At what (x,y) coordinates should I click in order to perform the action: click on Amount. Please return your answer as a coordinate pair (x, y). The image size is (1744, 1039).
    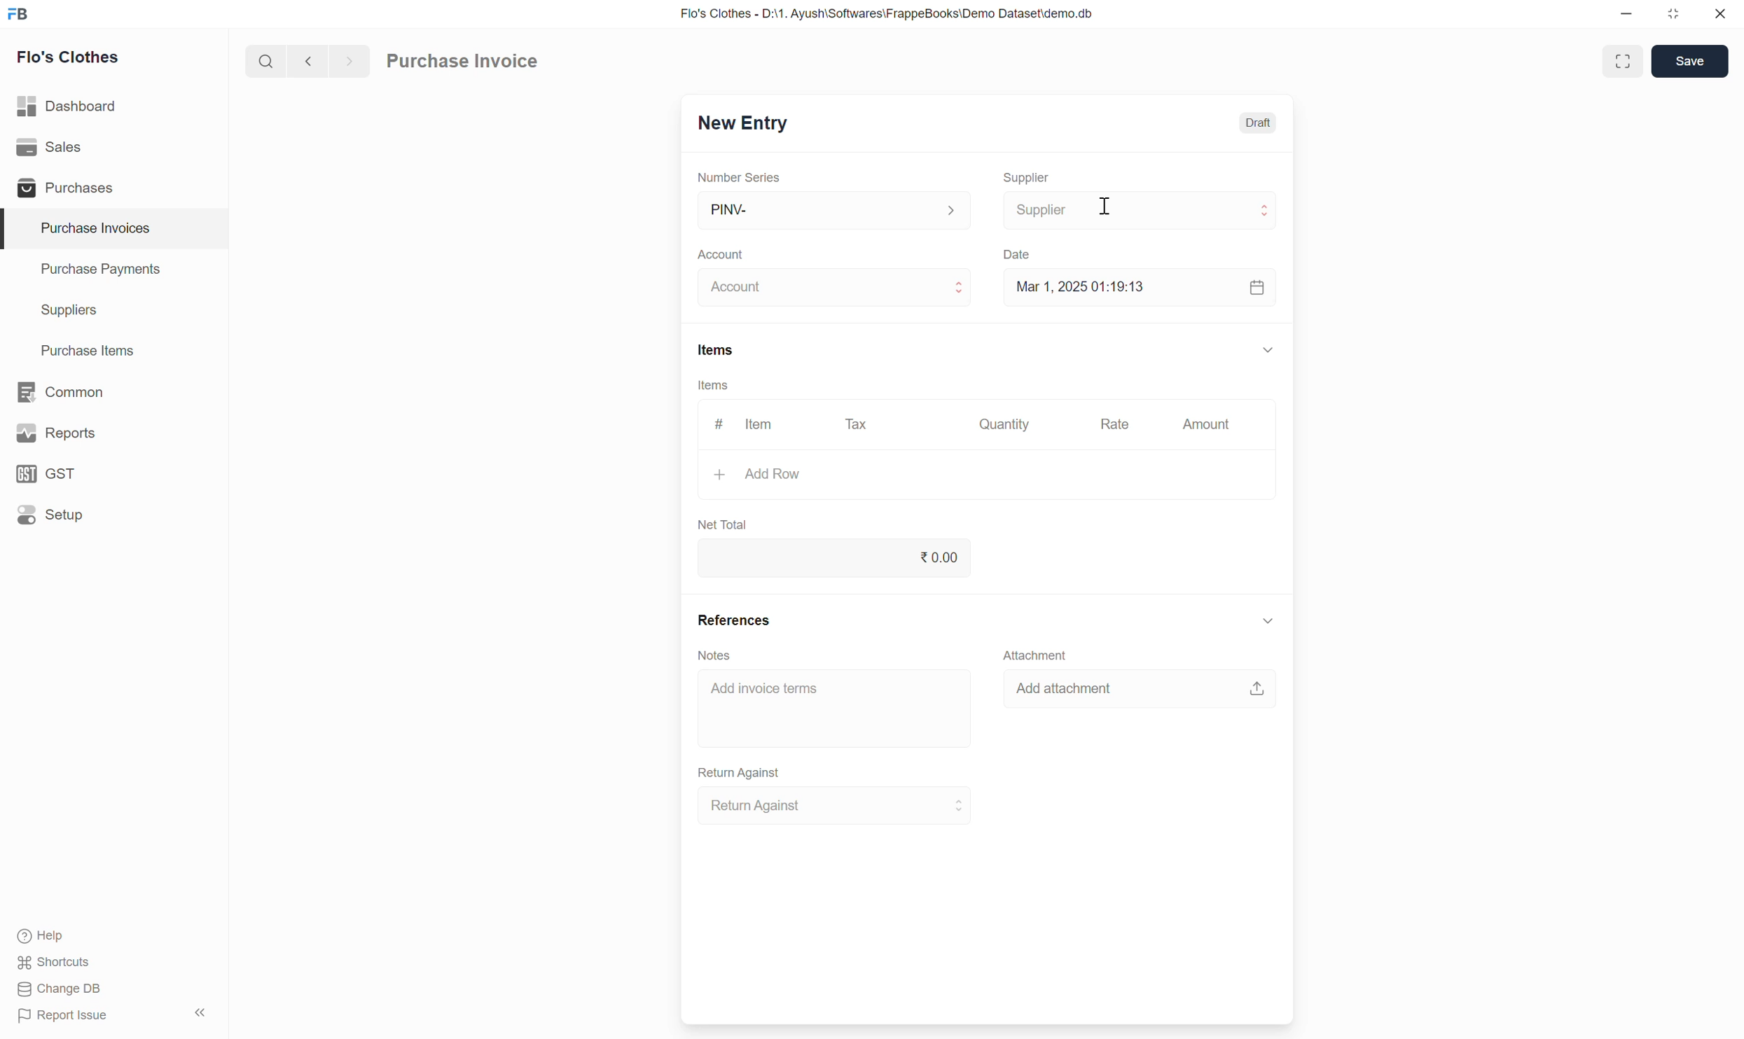
    Looking at the image, I should click on (1204, 427).